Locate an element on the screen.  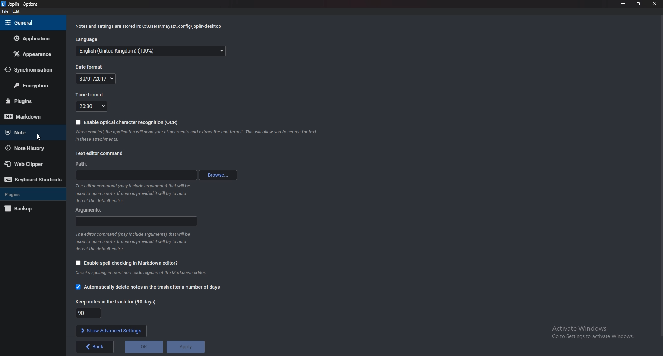
Back is located at coordinates (95, 346).